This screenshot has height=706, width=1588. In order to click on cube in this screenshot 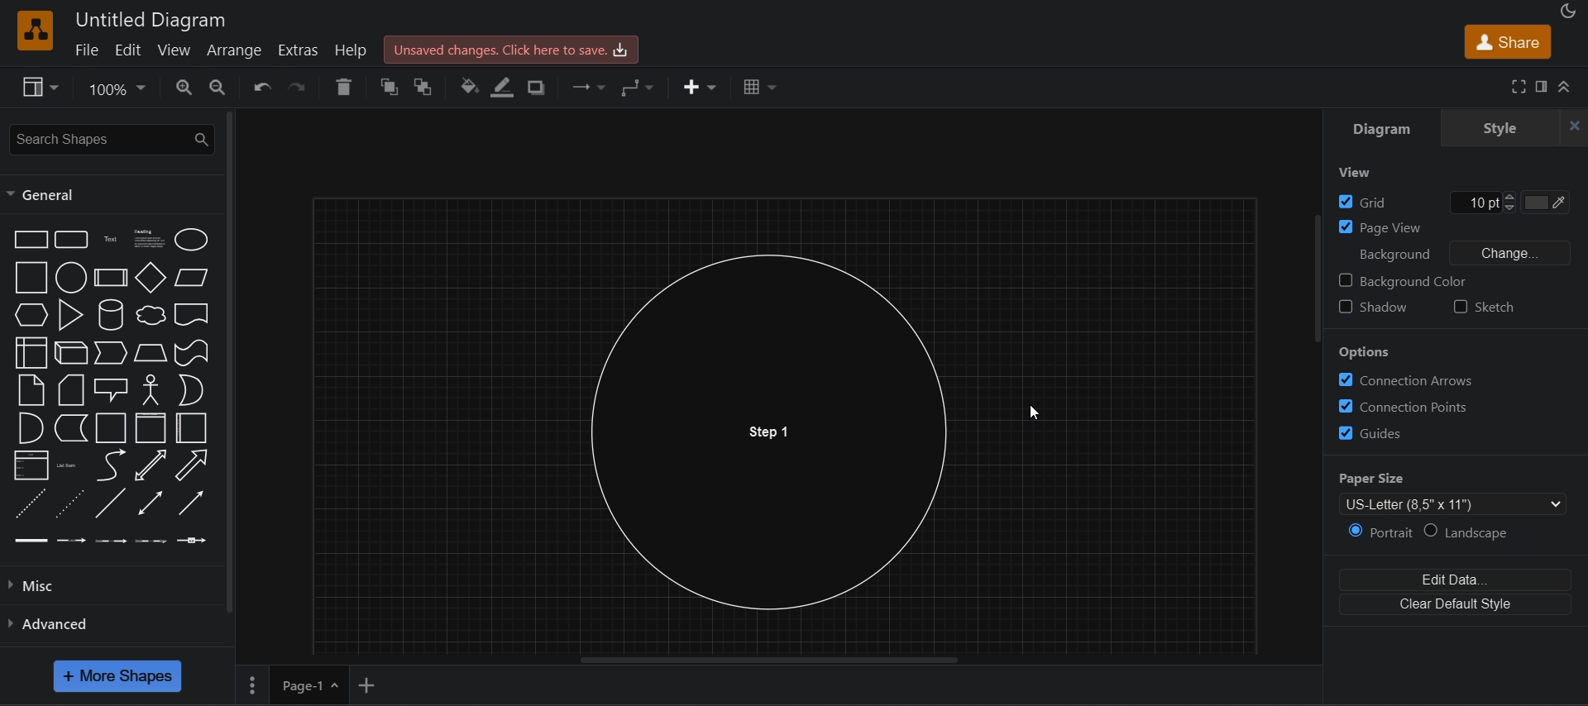, I will do `click(69, 355)`.